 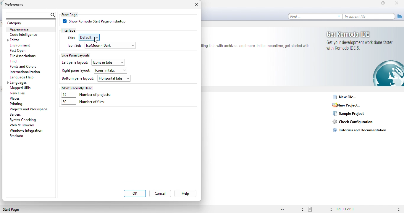 What do you see at coordinates (18, 40) in the screenshot?
I see `editor` at bounding box center [18, 40].